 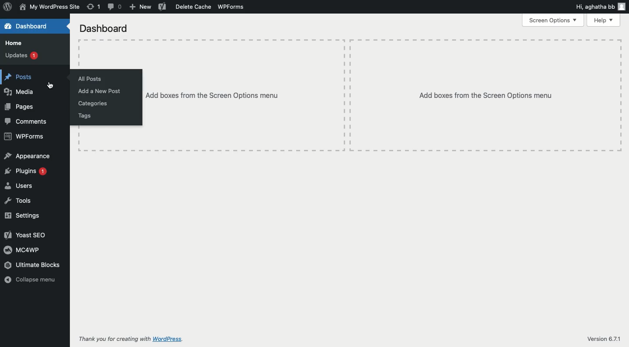 I want to click on Categories, so click(x=94, y=104).